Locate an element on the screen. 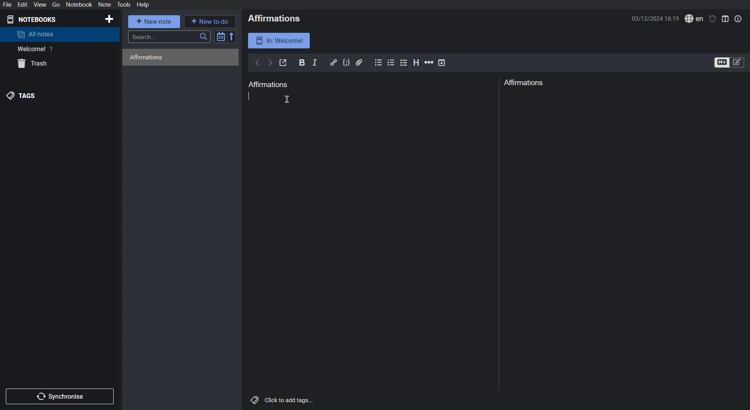  Notebooks is located at coordinates (36, 19).